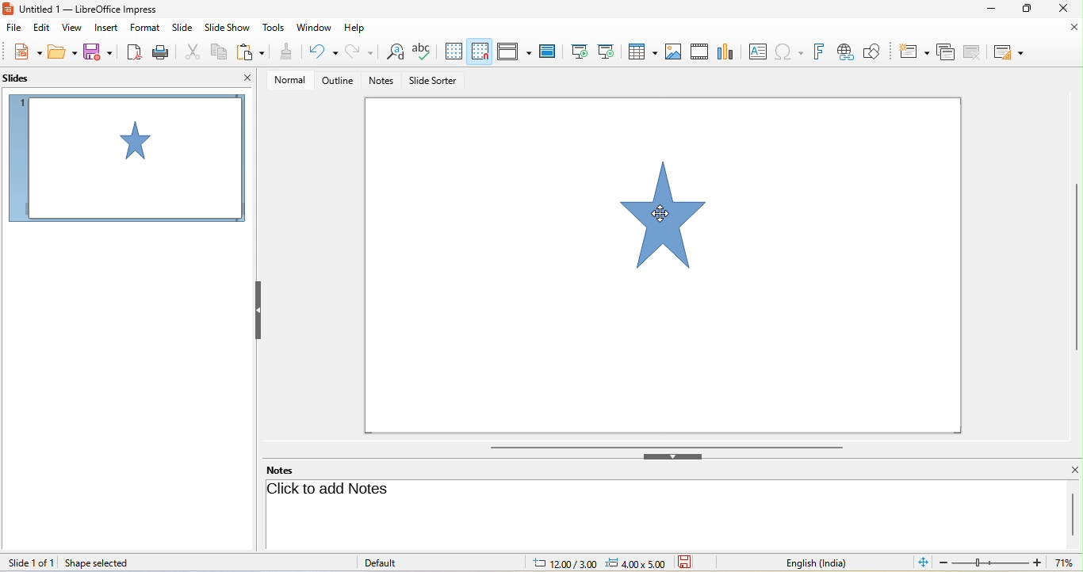  I want to click on star shape, so click(673, 222).